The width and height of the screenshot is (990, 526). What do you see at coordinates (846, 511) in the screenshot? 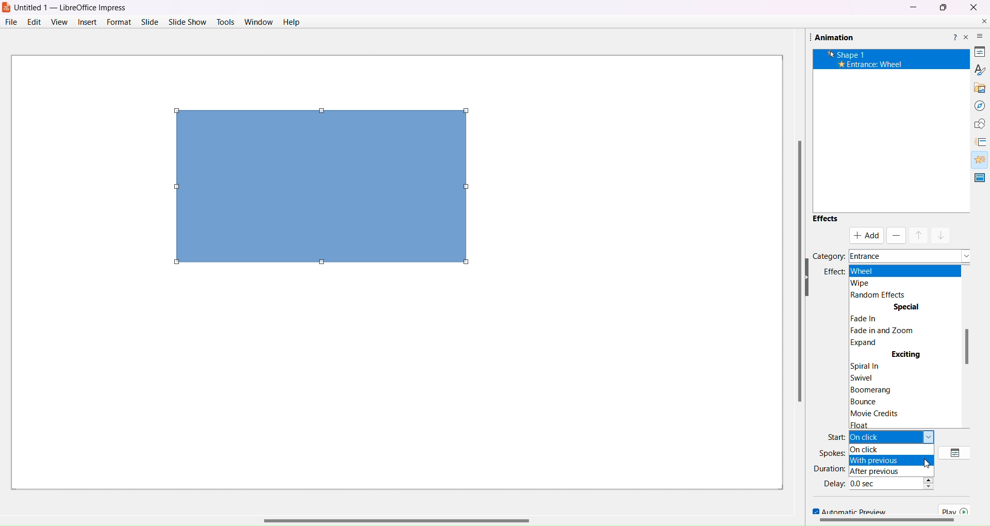
I see `Automatic Preview` at bounding box center [846, 511].